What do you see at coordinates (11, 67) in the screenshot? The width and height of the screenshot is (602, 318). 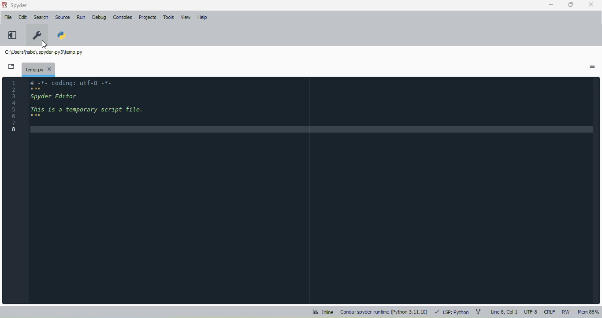 I see `browse tabs` at bounding box center [11, 67].